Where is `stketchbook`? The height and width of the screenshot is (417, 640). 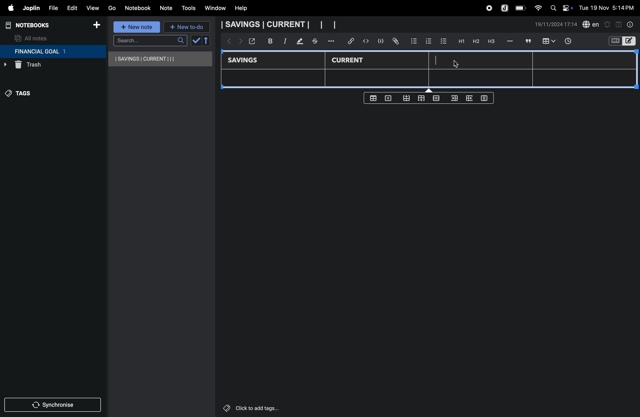 stketchbook is located at coordinates (315, 42).